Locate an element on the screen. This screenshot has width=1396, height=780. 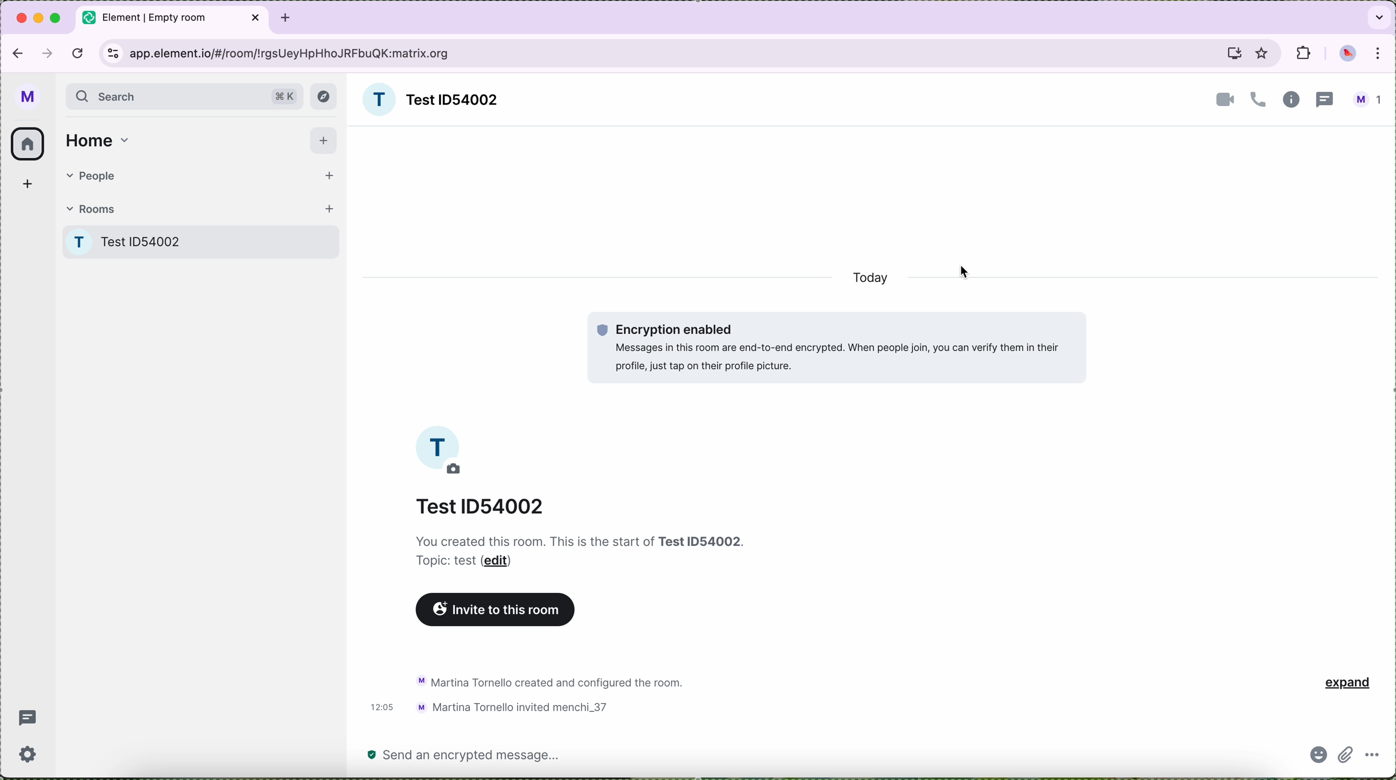
profile picture is located at coordinates (1350, 54).